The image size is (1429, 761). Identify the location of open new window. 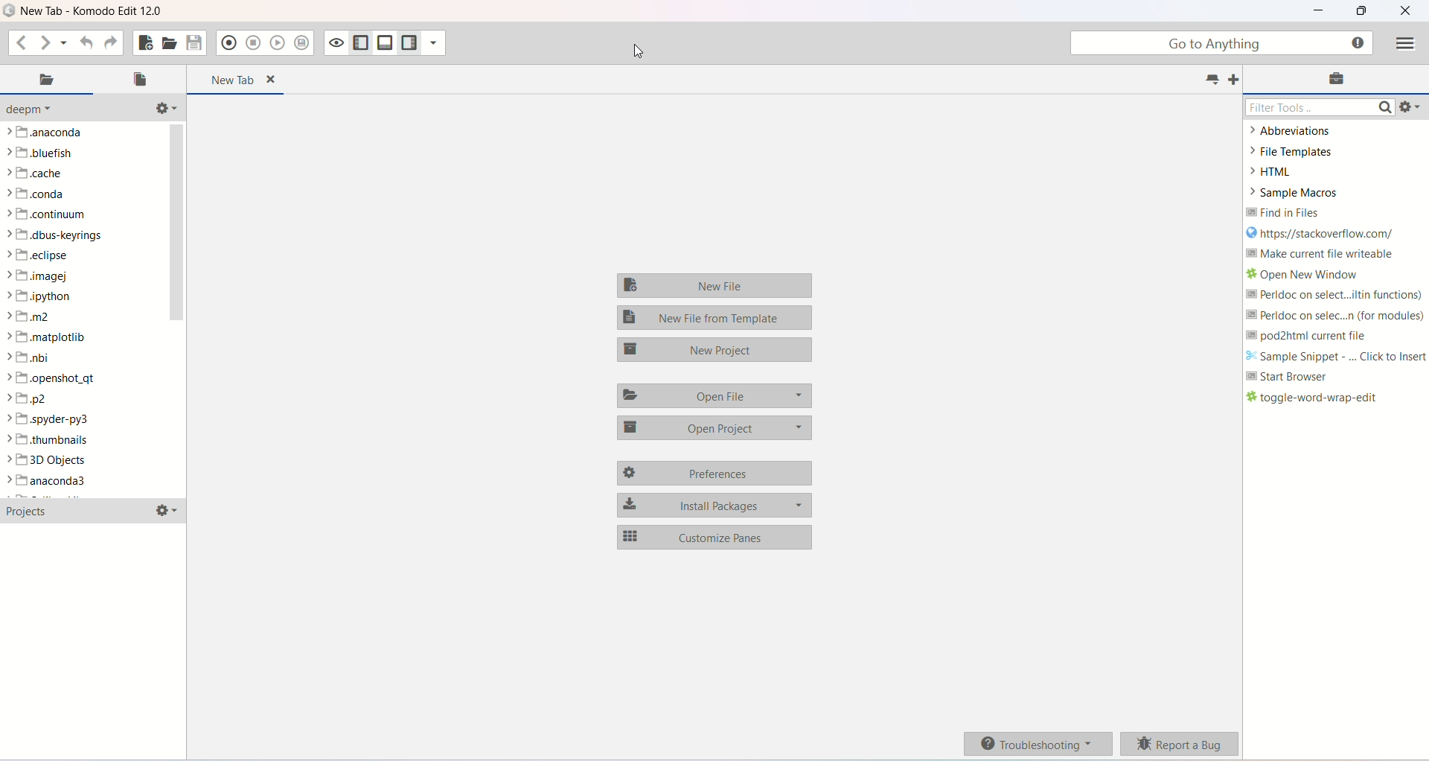
(1304, 273).